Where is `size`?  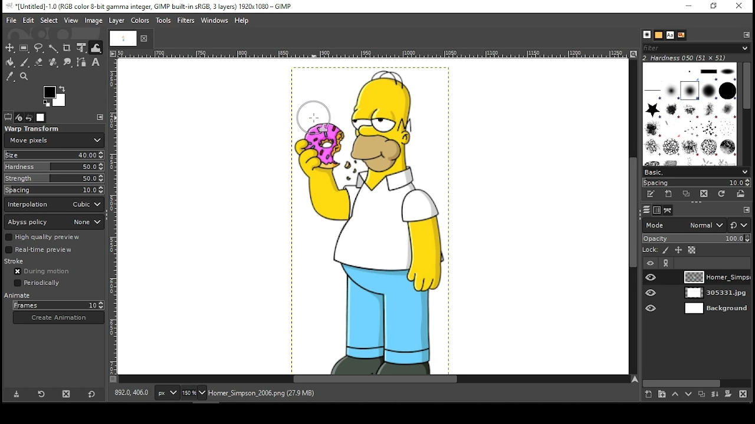 size is located at coordinates (54, 155).